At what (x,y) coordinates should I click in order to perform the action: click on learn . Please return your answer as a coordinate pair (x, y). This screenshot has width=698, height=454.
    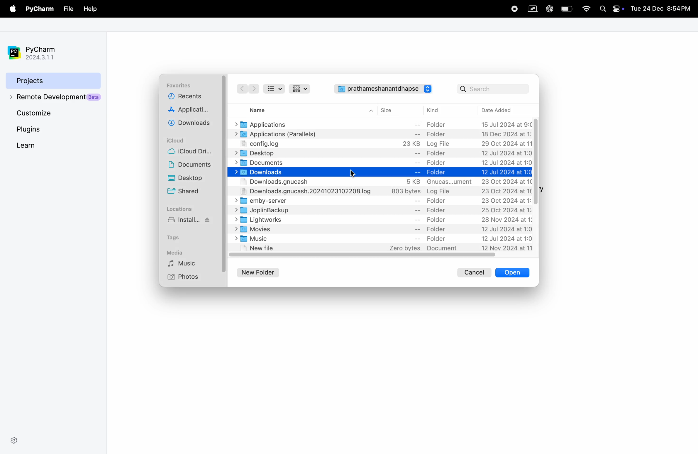
    Looking at the image, I should click on (43, 145).